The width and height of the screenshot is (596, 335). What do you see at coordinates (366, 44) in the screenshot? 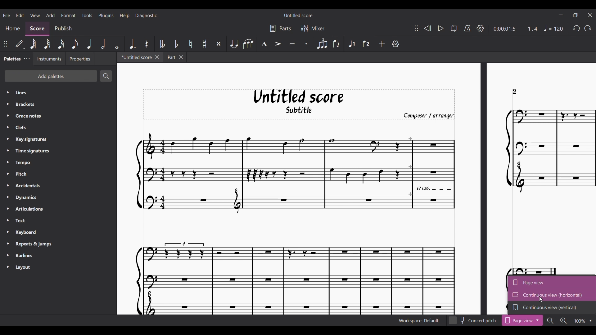
I see `Voice 2` at bounding box center [366, 44].